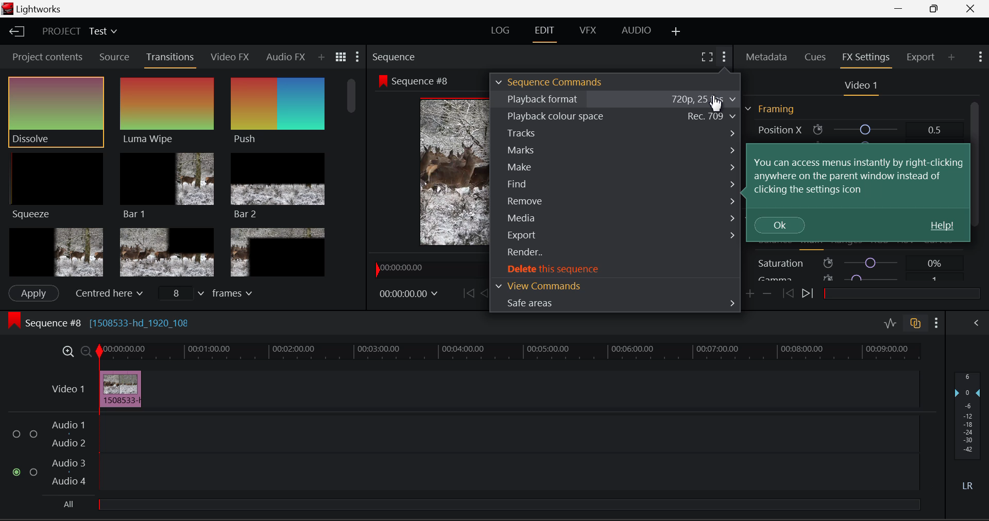  Describe the element at coordinates (485, 293) in the screenshot. I see `Go Back` at that location.